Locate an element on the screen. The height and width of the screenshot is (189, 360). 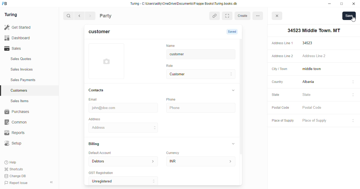
Unregistered is located at coordinates (126, 181).